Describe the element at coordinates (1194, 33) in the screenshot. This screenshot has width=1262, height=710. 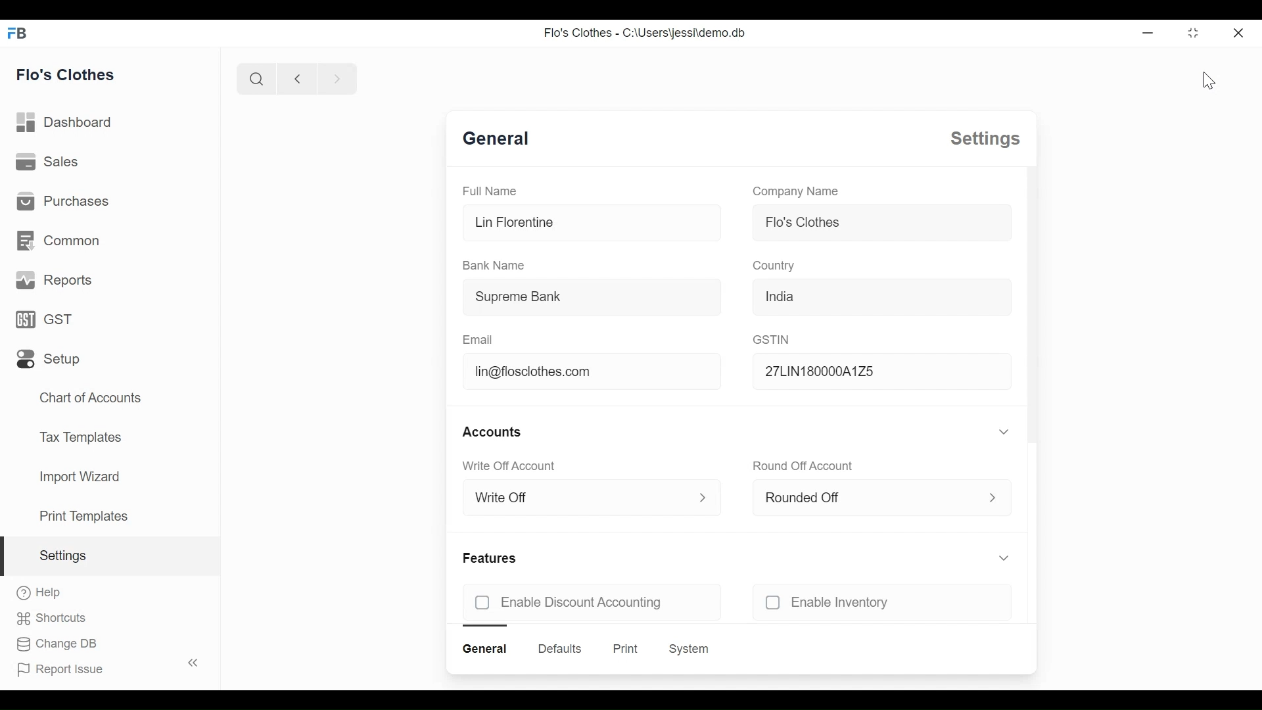
I see `toggle between form and full width` at that location.